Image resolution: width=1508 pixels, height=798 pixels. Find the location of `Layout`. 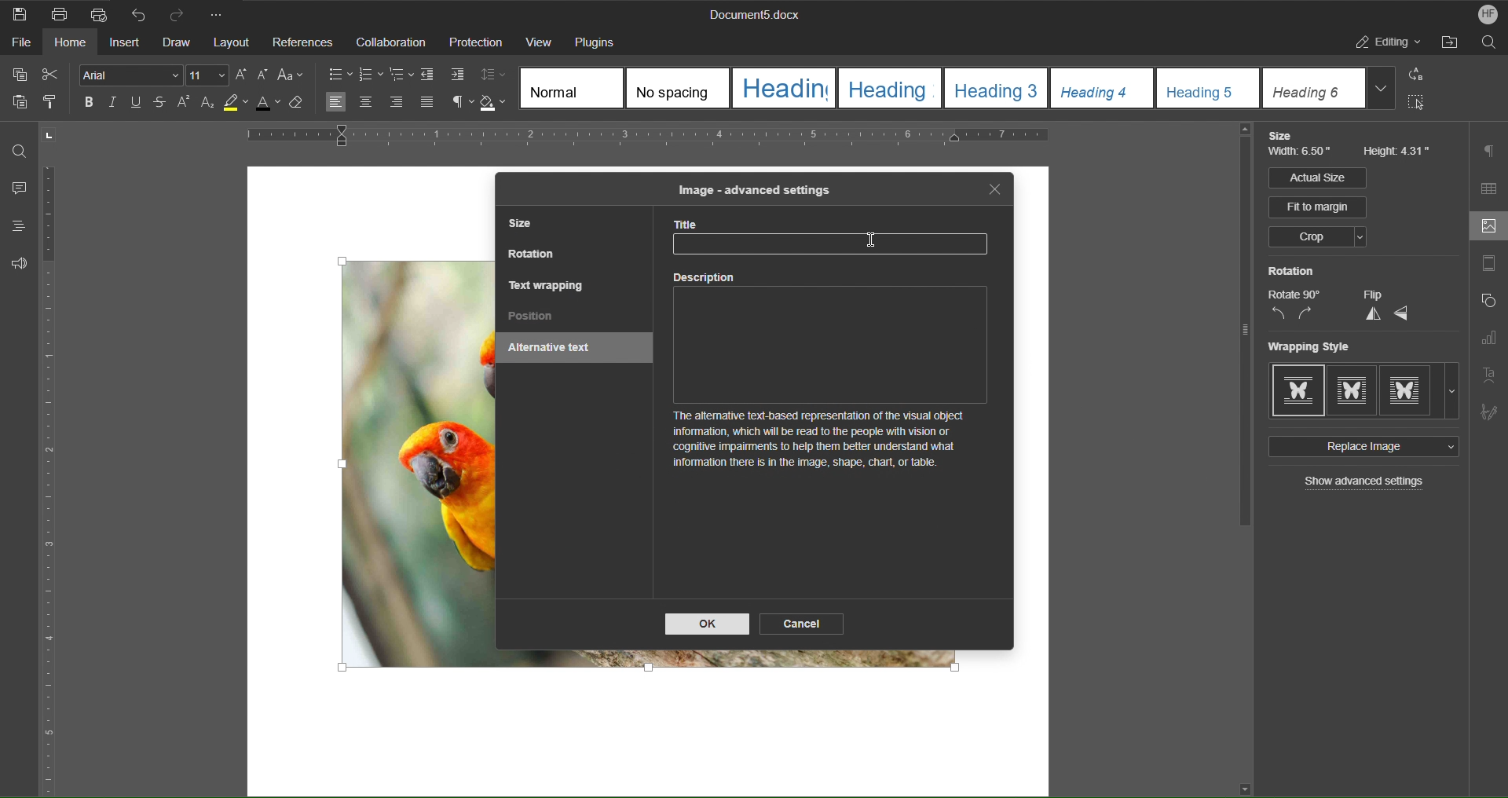

Layout is located at coordinates (233, 42).